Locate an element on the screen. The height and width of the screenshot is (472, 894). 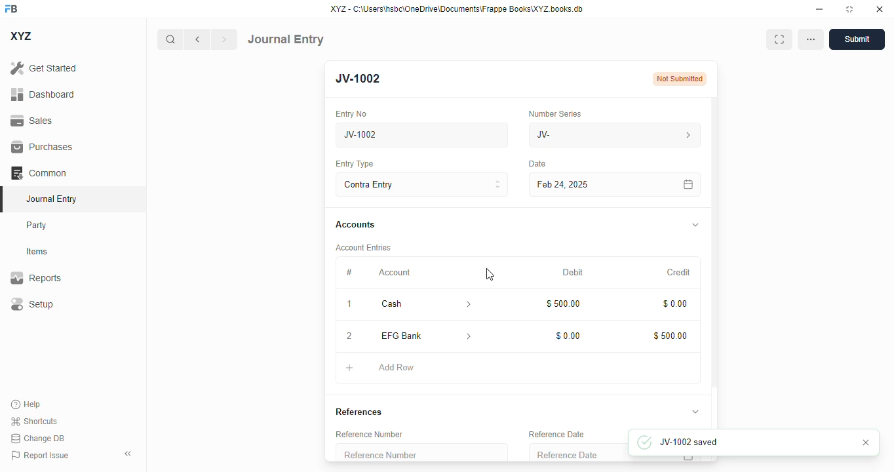
calendar icon is located at coordinates (689, 184).